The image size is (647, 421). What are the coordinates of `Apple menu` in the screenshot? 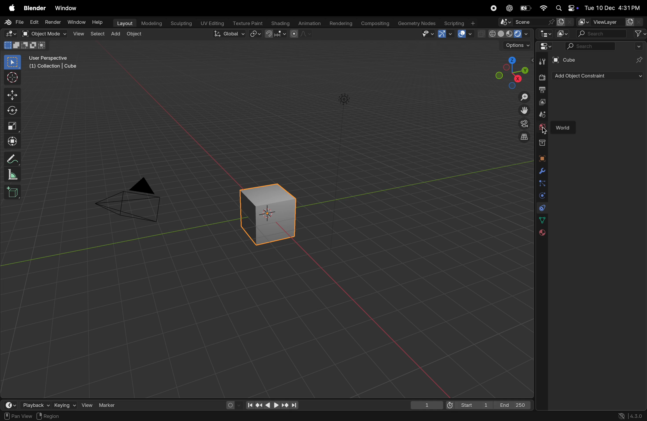 It's located at (11, 7).